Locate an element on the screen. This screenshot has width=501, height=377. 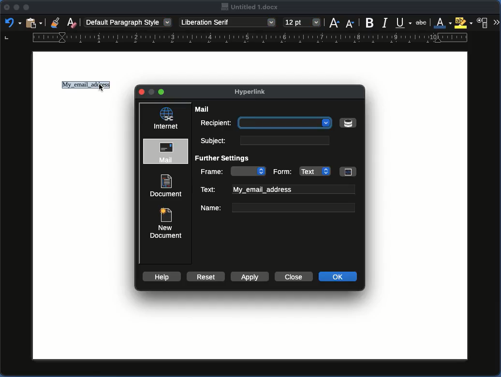
cursor is located at coordinates (102, 89).